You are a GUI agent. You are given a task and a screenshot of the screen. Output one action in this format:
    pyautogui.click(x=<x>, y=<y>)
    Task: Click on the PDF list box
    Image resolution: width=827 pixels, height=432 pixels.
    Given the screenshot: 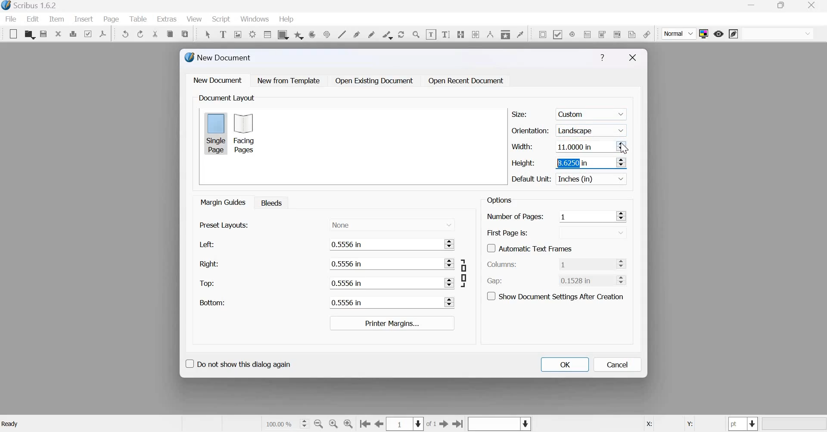 What is the action you would take?
    pyautogui.click(x=616, y=33)
    